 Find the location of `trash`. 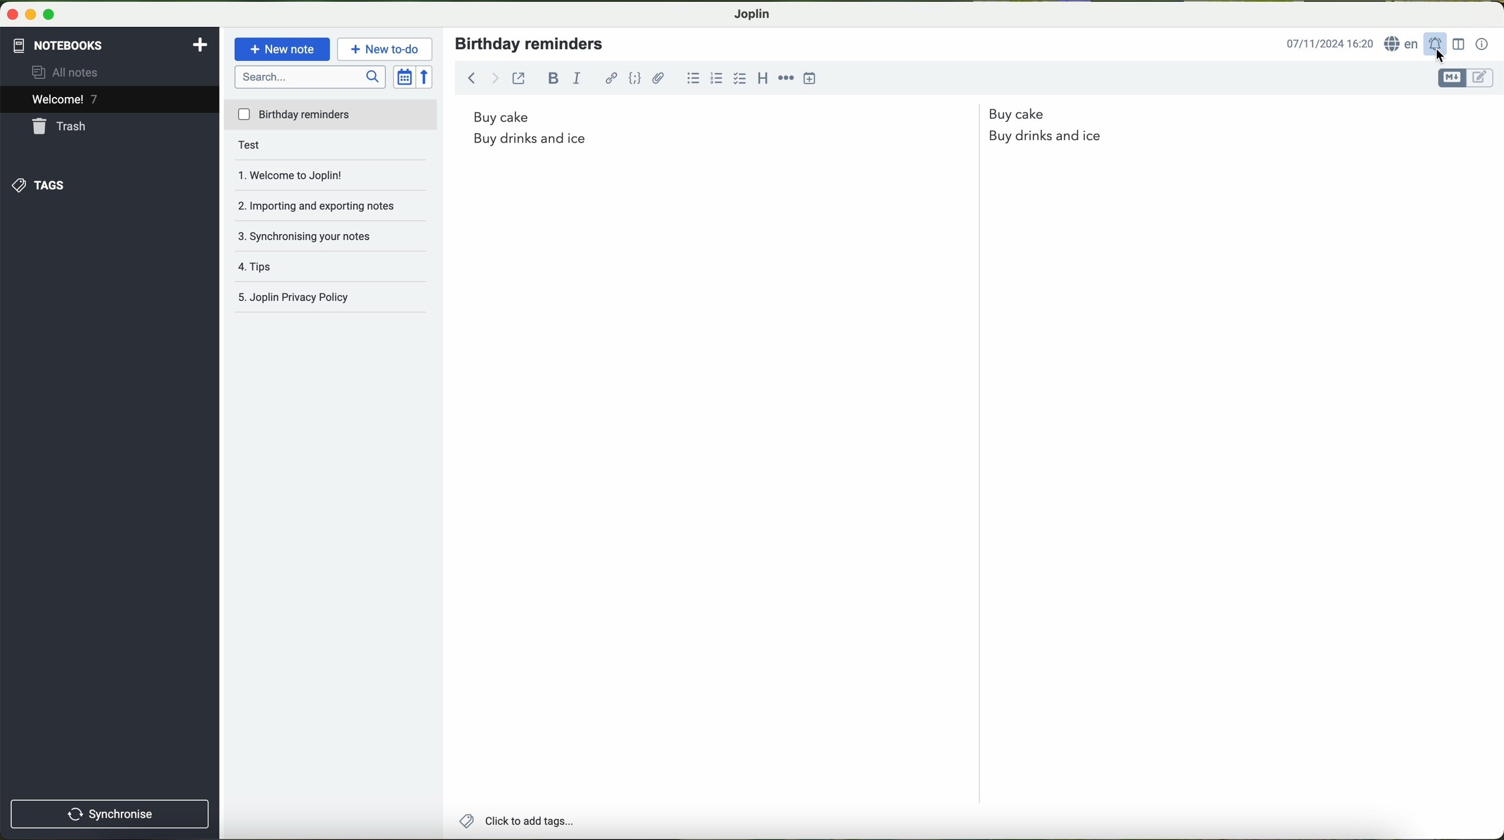

trash is located at coordinates (64, 127).